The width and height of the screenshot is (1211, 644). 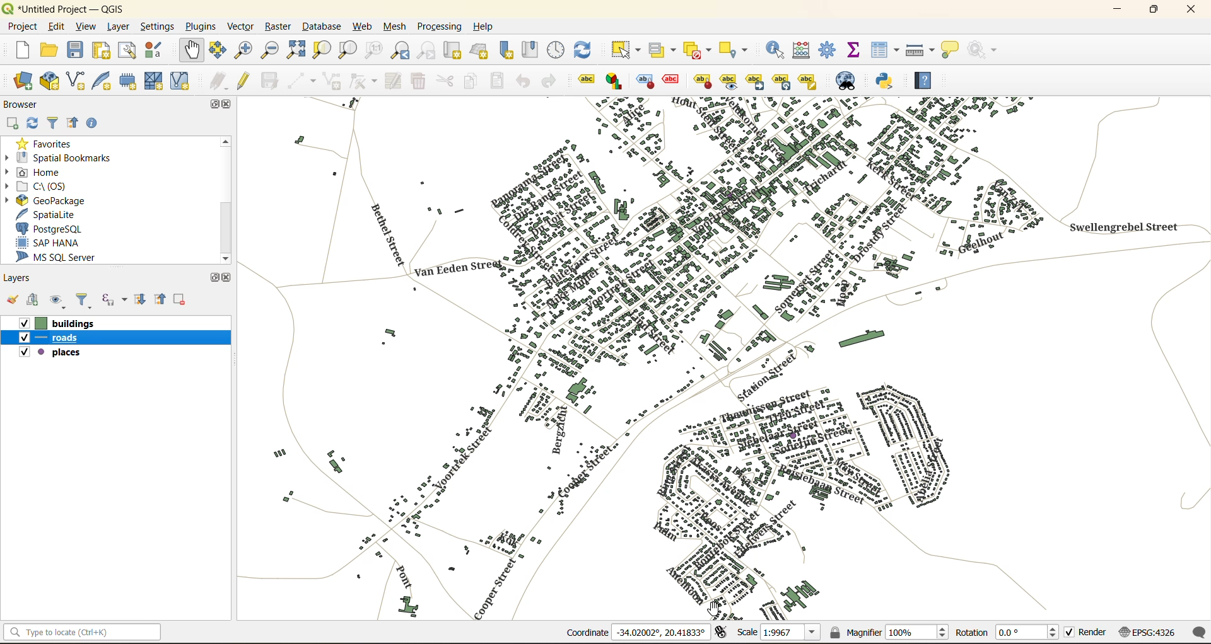 I want to click on show layout, so click(x=126, y=50).